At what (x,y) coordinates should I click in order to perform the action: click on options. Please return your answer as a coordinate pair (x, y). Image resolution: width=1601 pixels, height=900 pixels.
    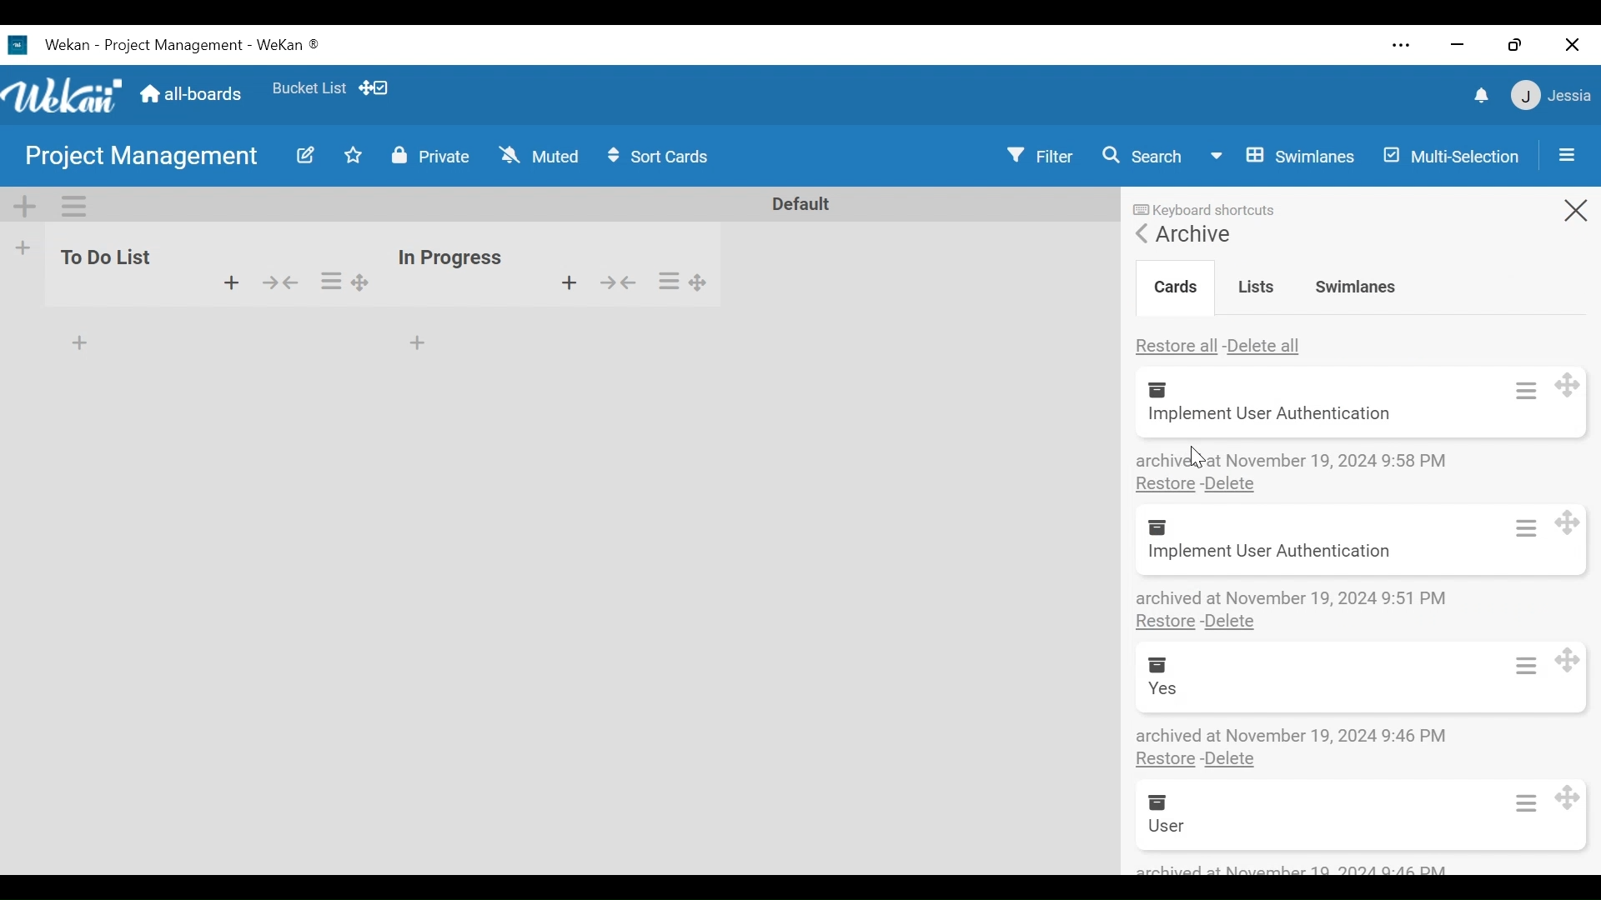
    Looking at the image, I should click on (342, 277).